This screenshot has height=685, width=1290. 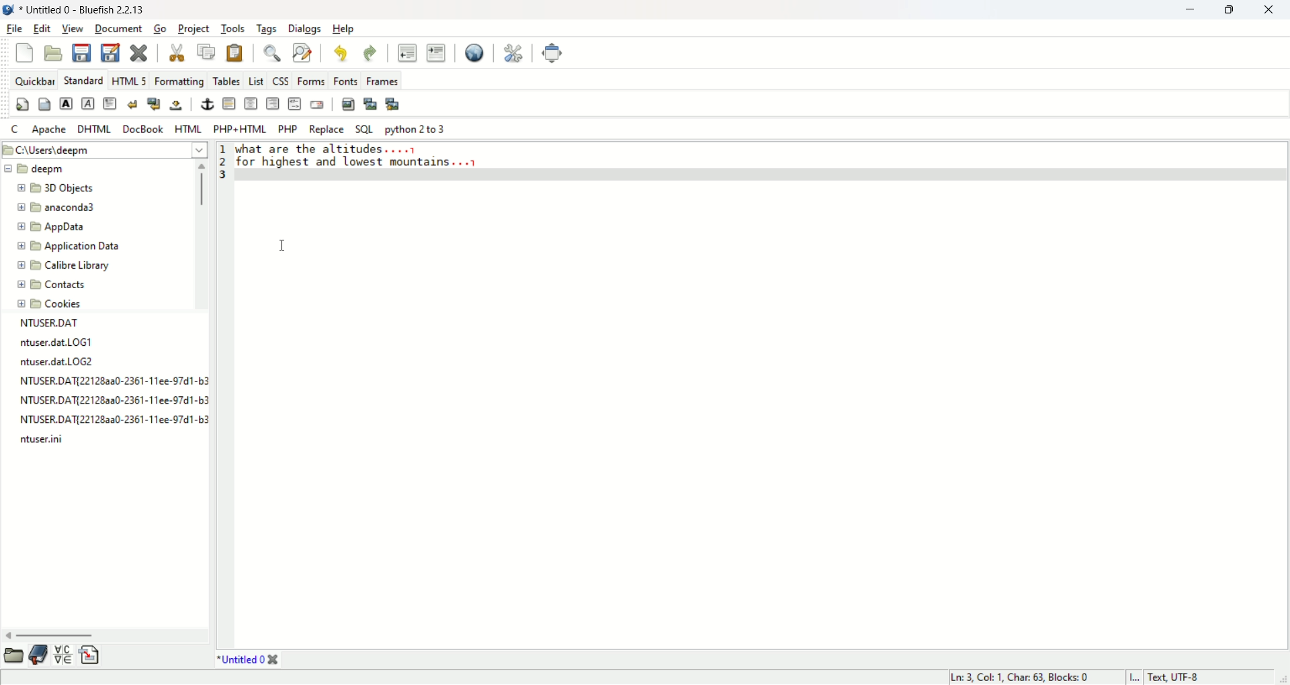 I want to click on view, so click(x=71, y=30).